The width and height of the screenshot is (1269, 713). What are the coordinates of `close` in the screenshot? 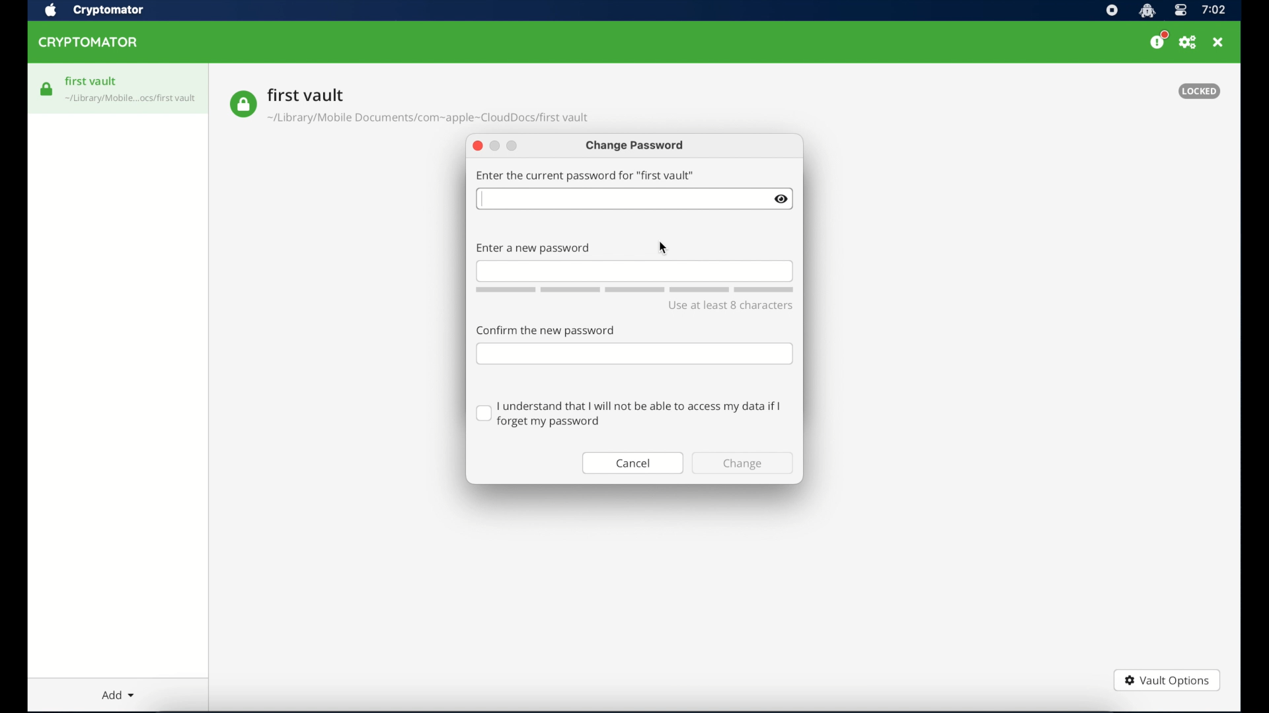 It's located at (477, 147).